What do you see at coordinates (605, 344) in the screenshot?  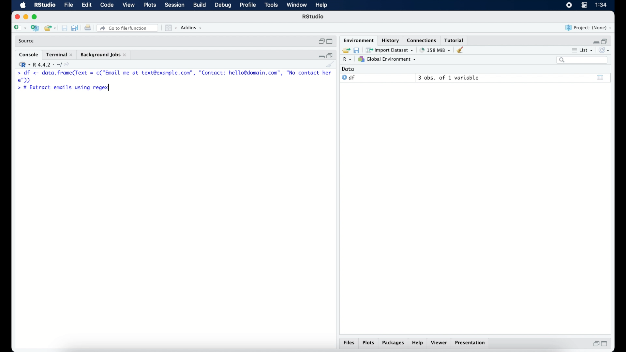 I see `maximize` at bounding box center [605, 344].